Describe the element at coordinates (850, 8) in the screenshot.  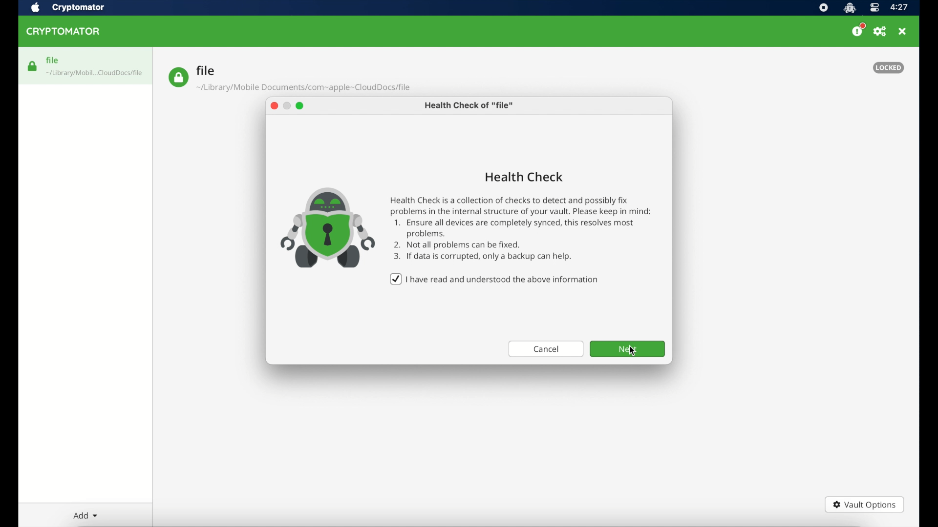
I see `cryptomator icon` at that location.